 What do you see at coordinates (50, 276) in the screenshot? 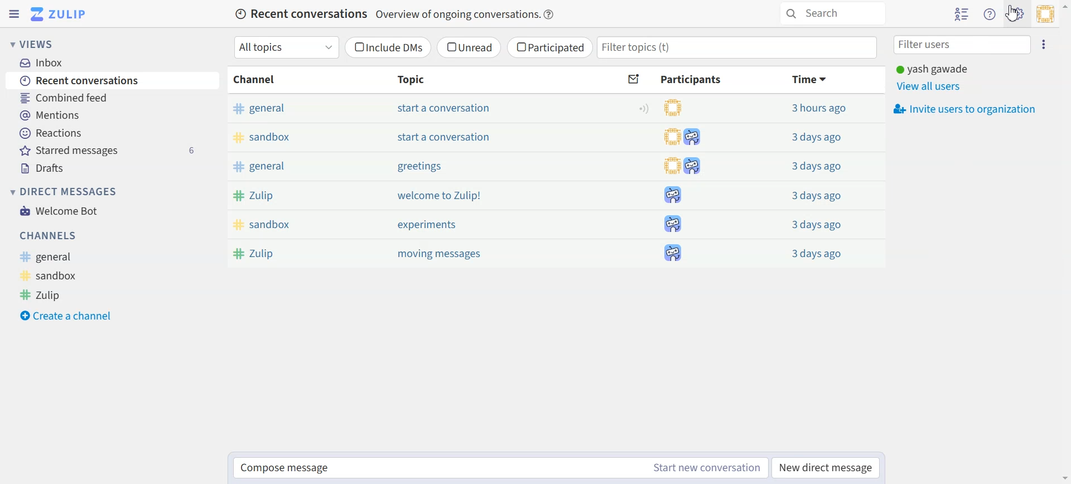
I see `Sandbox` at bounding box center [50, 276].